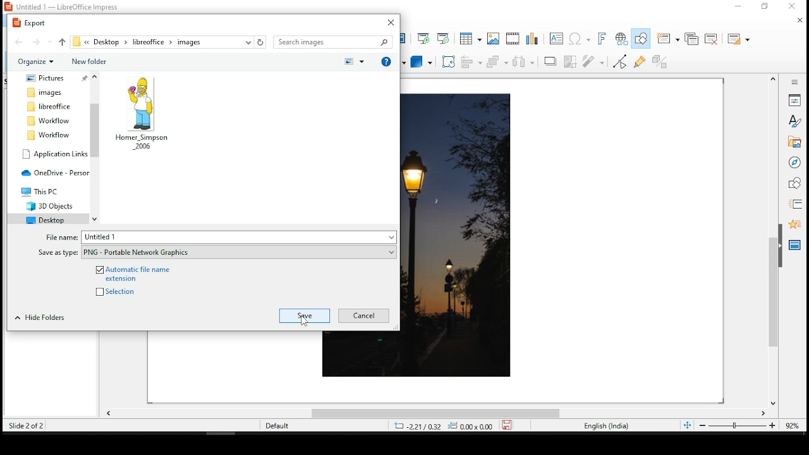 The image size is (809, 455). Describe the element at coordinates (773, 241) in the screenshot. I see `scroll bar` at that location.